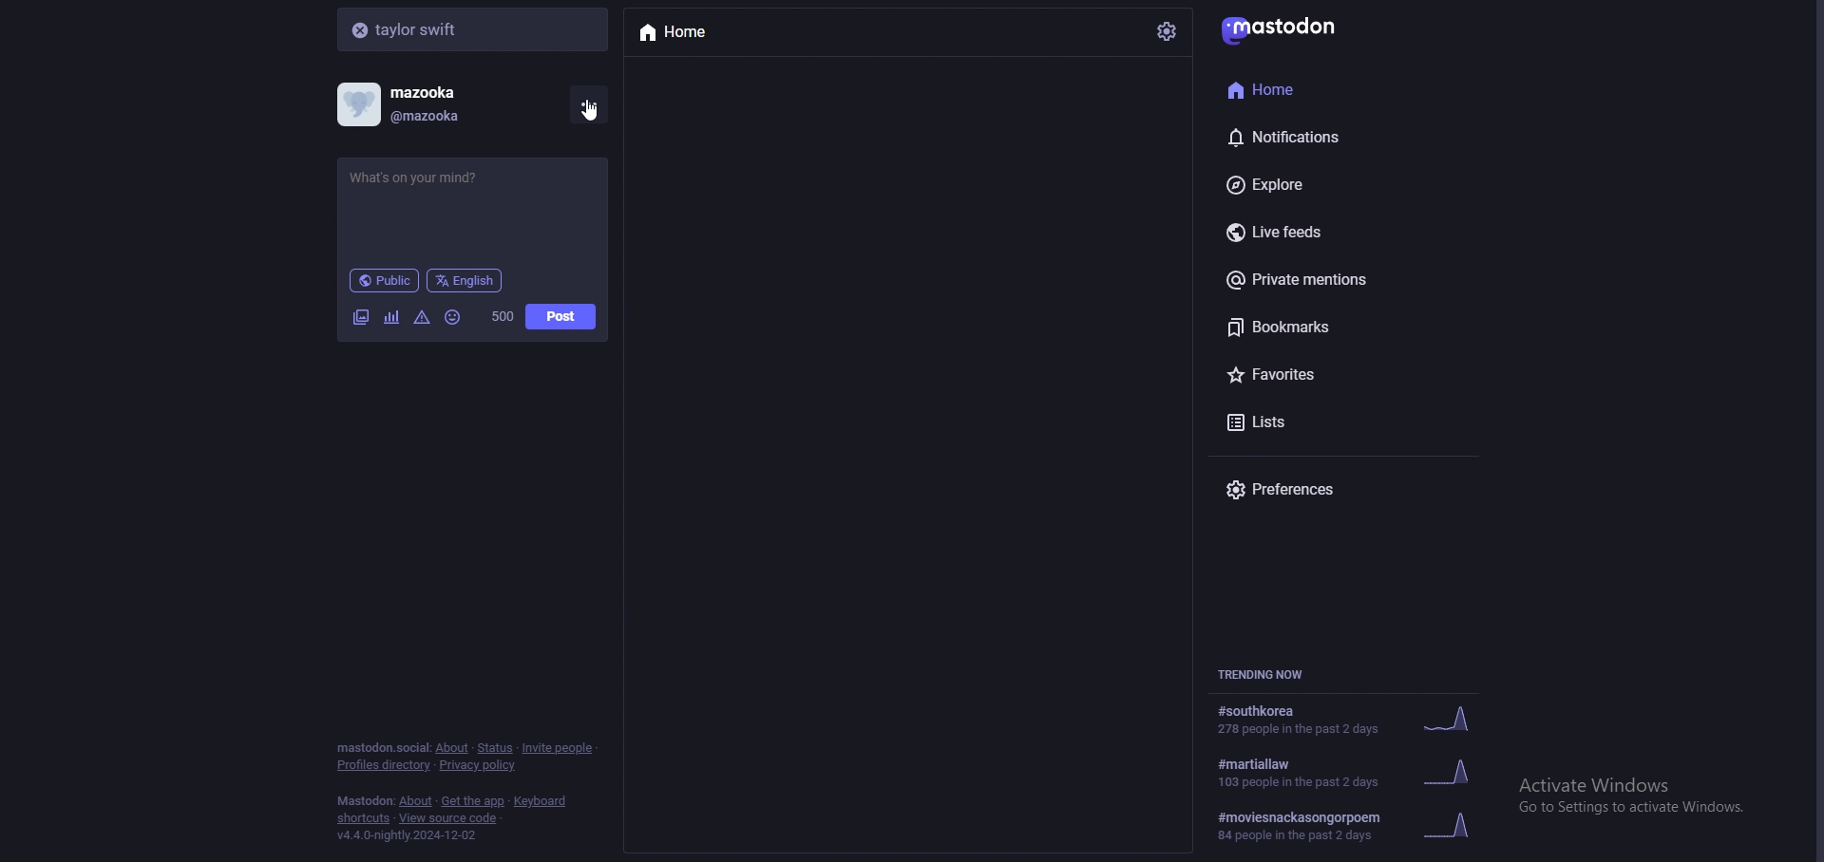 This screenshot has height=862, width=1824. I want to click on get the app, so click(471, 800).